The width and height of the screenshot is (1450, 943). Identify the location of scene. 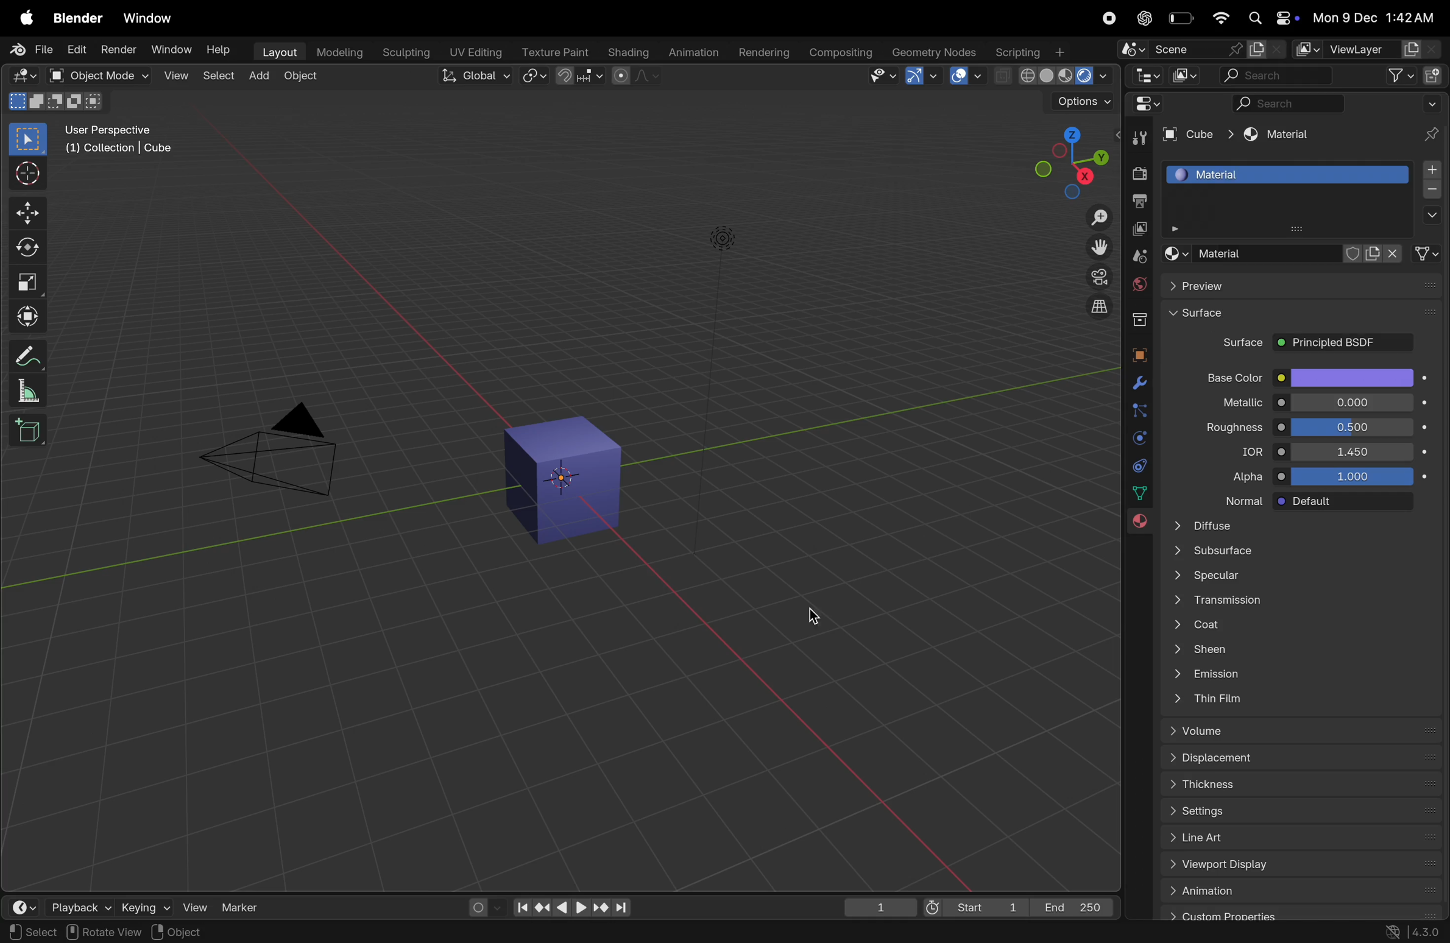
(1196, 49).